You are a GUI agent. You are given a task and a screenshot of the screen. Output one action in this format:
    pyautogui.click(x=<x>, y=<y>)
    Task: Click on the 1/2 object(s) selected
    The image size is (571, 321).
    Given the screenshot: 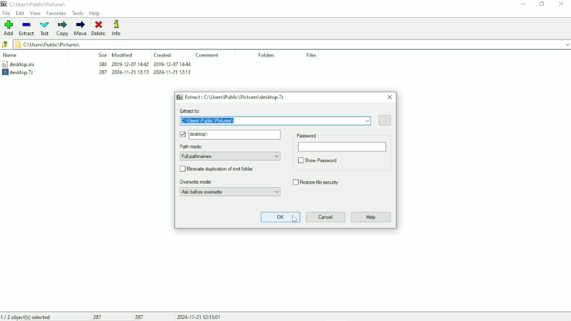 What is the action you would take?
    pyautogui.click(x=27, y=317)
    